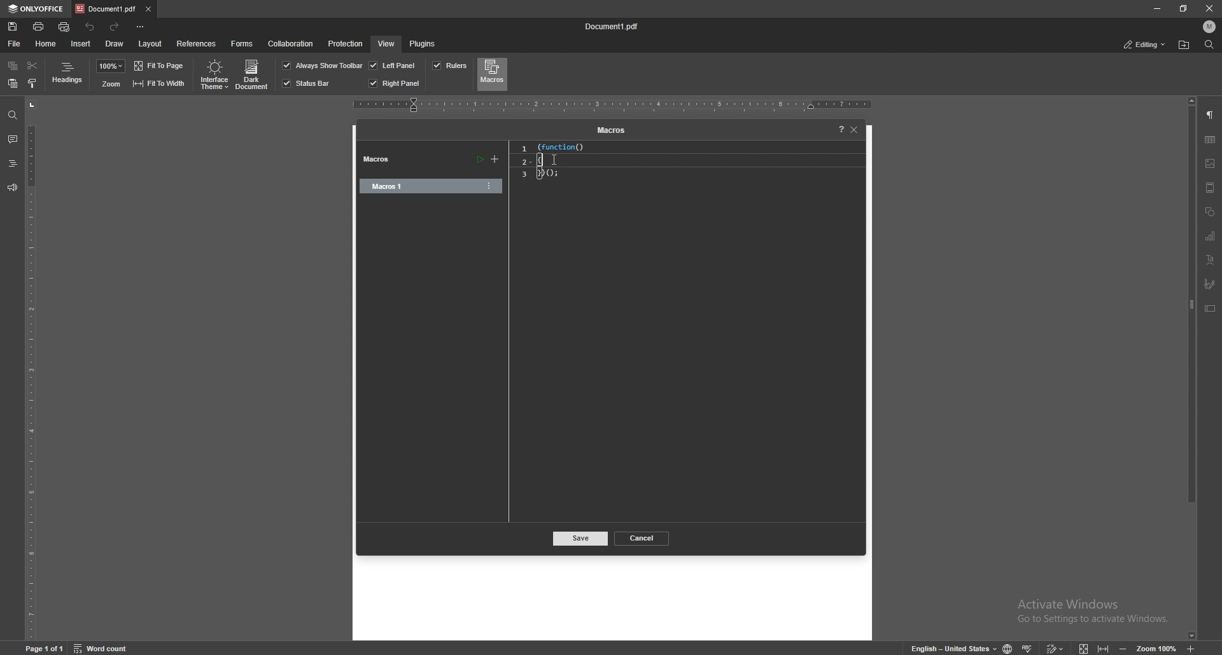 The height and width of the screenshot is (655, 1222). What do you see at coordinates (1030, 646) in the screenshot?
I see `spell check` at bounding box center [1030, 646].